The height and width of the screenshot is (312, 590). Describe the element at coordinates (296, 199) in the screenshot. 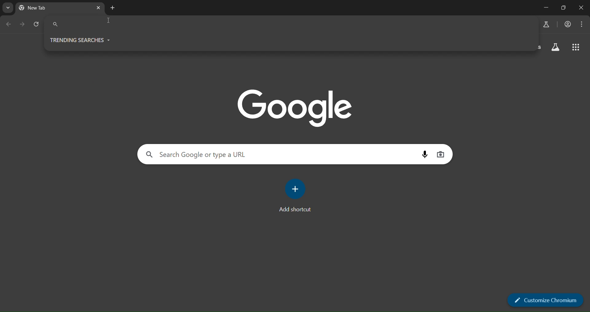

I see `add shortcut` at that location.